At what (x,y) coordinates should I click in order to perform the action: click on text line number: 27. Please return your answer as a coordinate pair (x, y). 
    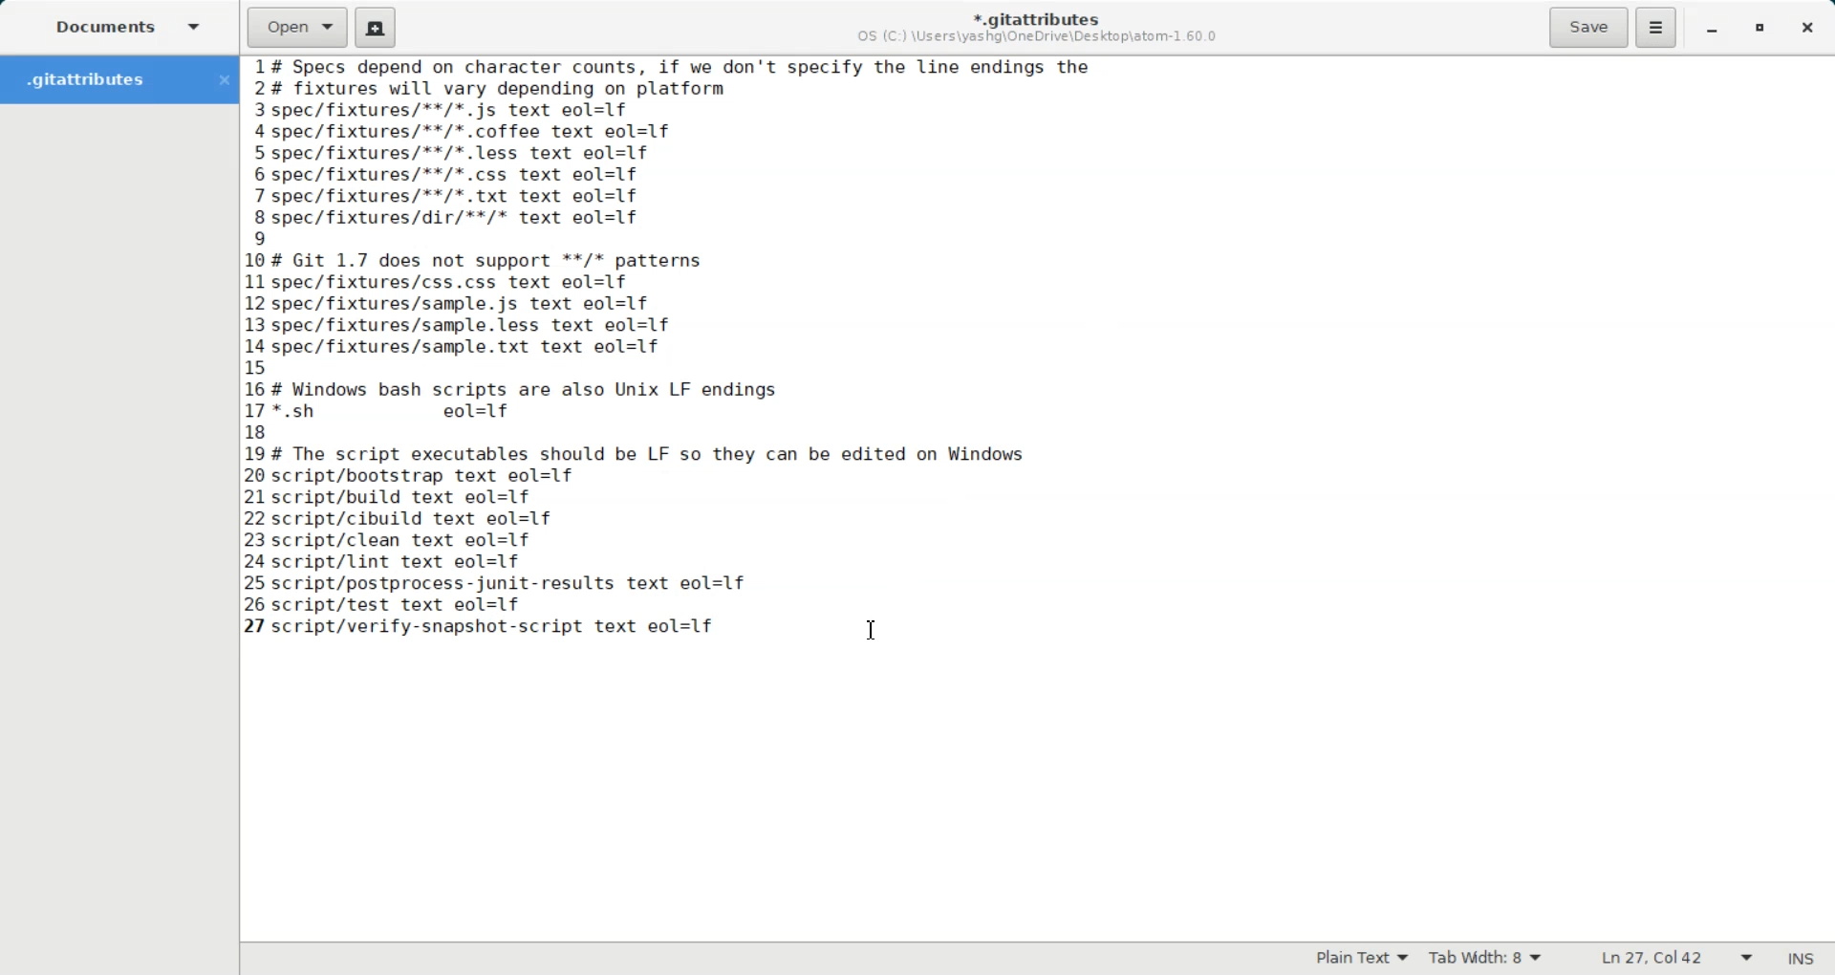
    Looking at the image, I should click on (257, 625).